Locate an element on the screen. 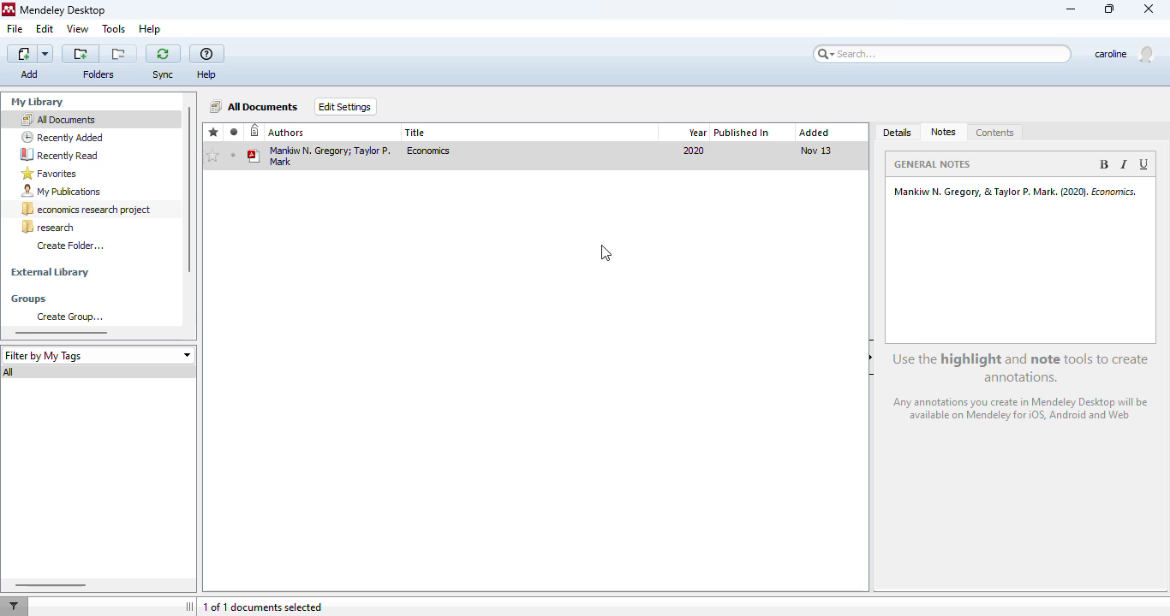 Image resolution: width=1170 pixels, height=616 pixels. toggle sidebar is located at coordinates (191, 607).